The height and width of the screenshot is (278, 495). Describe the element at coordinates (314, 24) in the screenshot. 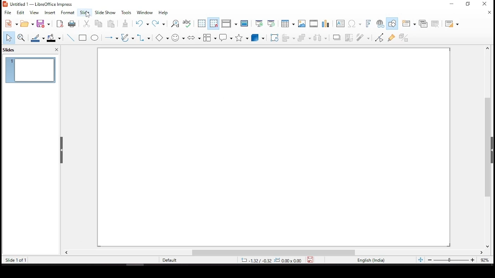

I see `insert audio or video` at that location.